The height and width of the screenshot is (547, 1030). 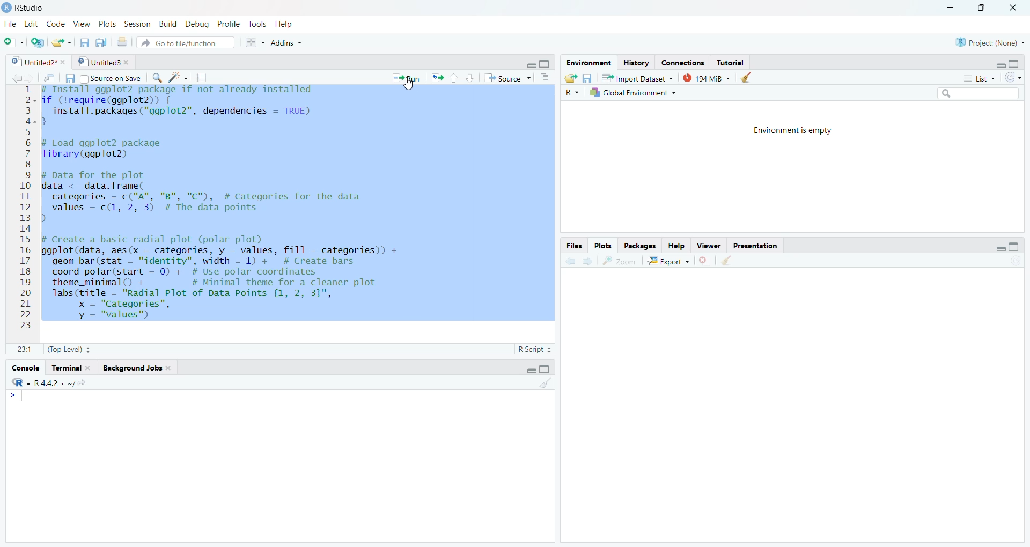 I want to click on Connections, so click(x=684, y=62).